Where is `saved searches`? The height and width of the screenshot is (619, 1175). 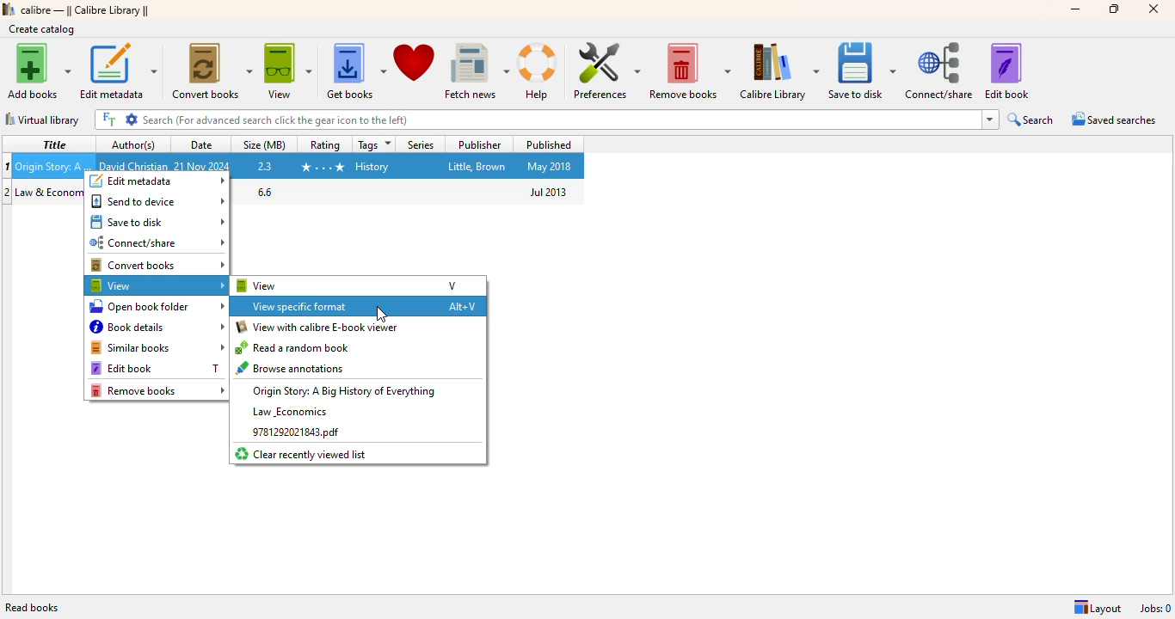
saved searches is located at coordinates (1115, 118).